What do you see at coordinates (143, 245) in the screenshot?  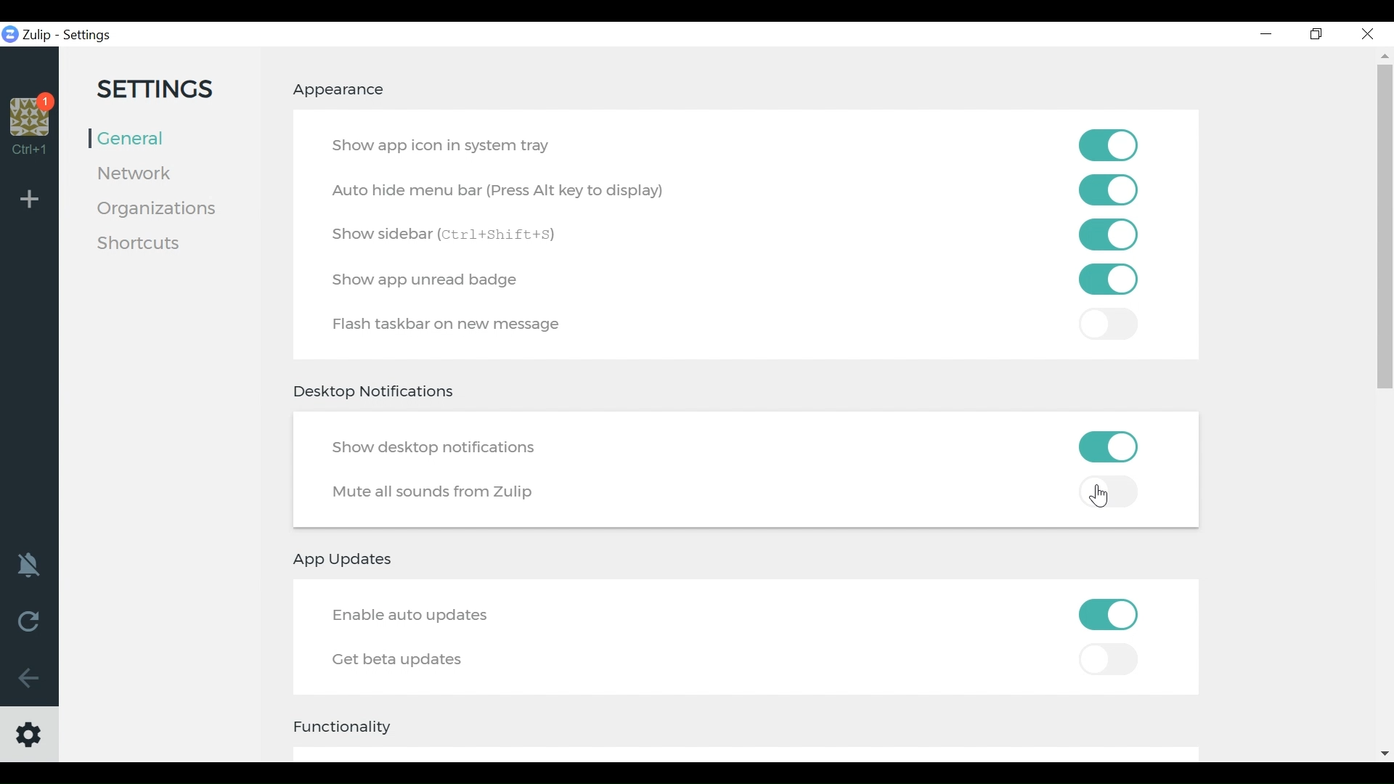 I see `Shortcuts` at bounding box center [143, 245].